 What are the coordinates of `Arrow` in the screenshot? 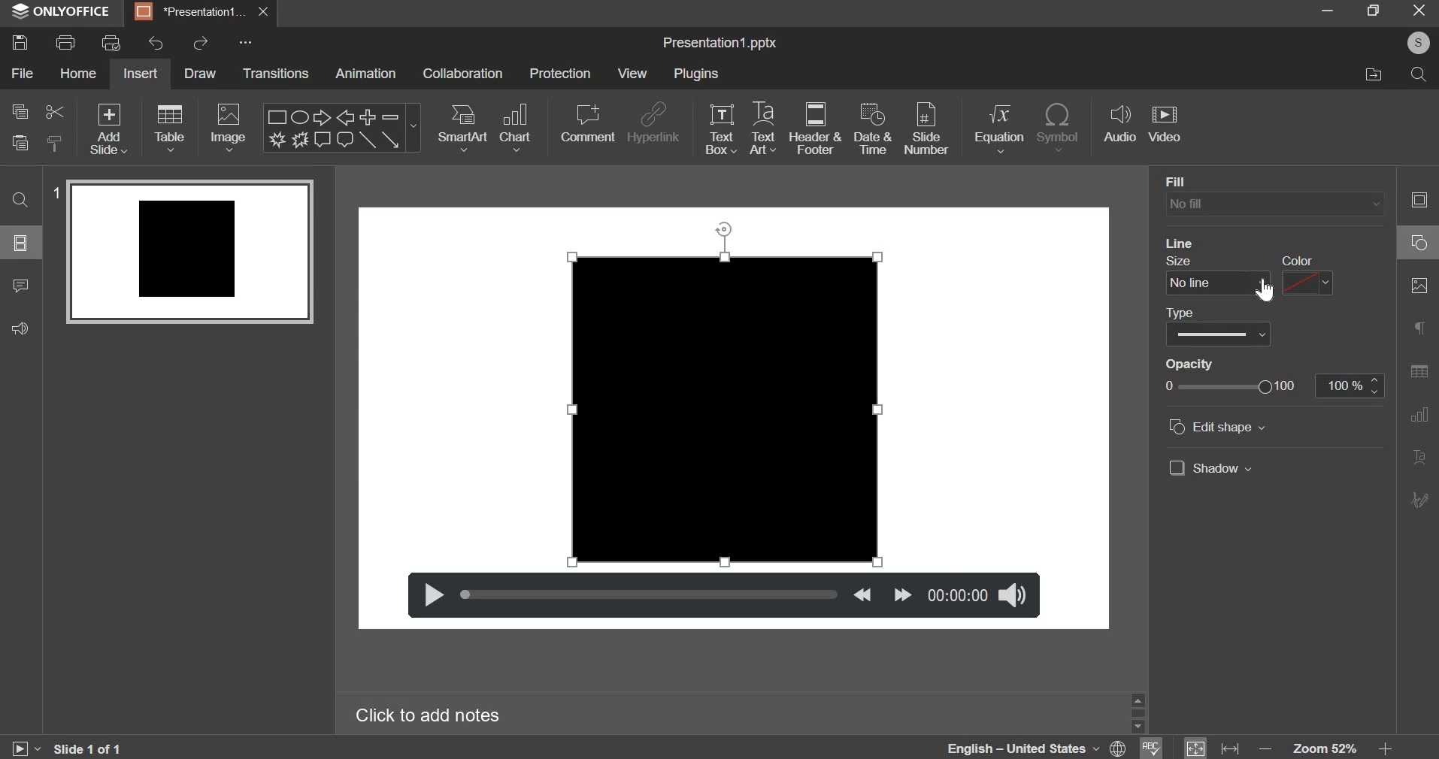 It's located at (324, 117).